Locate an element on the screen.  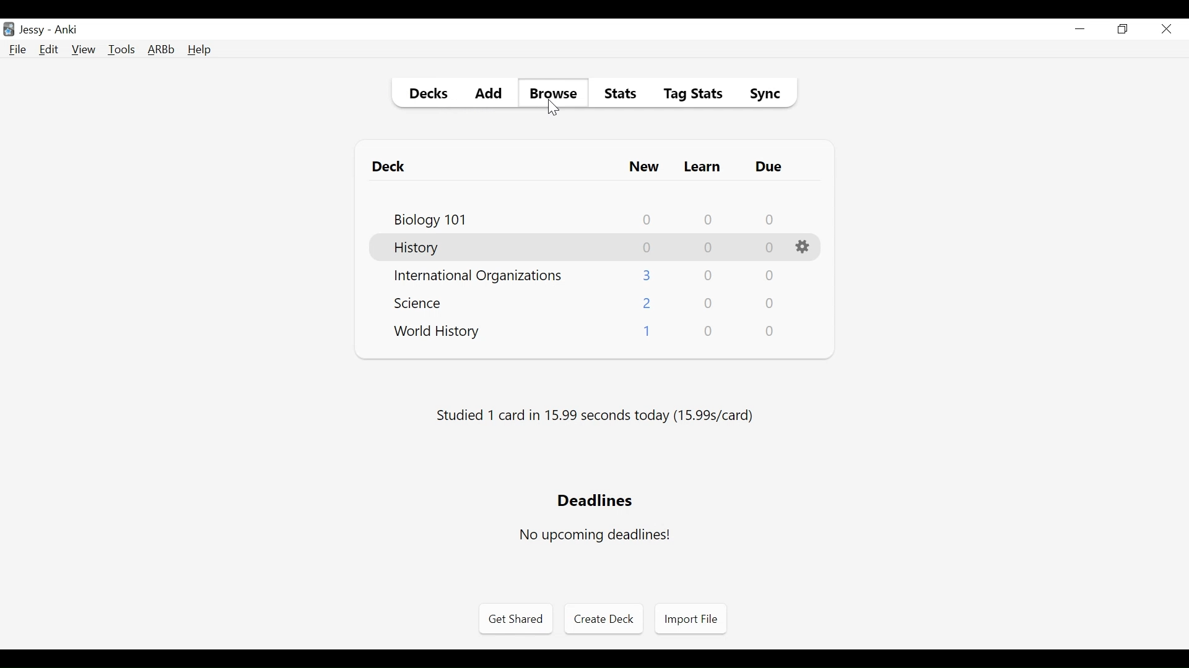
Cursor is located at coordinates (552, 110).